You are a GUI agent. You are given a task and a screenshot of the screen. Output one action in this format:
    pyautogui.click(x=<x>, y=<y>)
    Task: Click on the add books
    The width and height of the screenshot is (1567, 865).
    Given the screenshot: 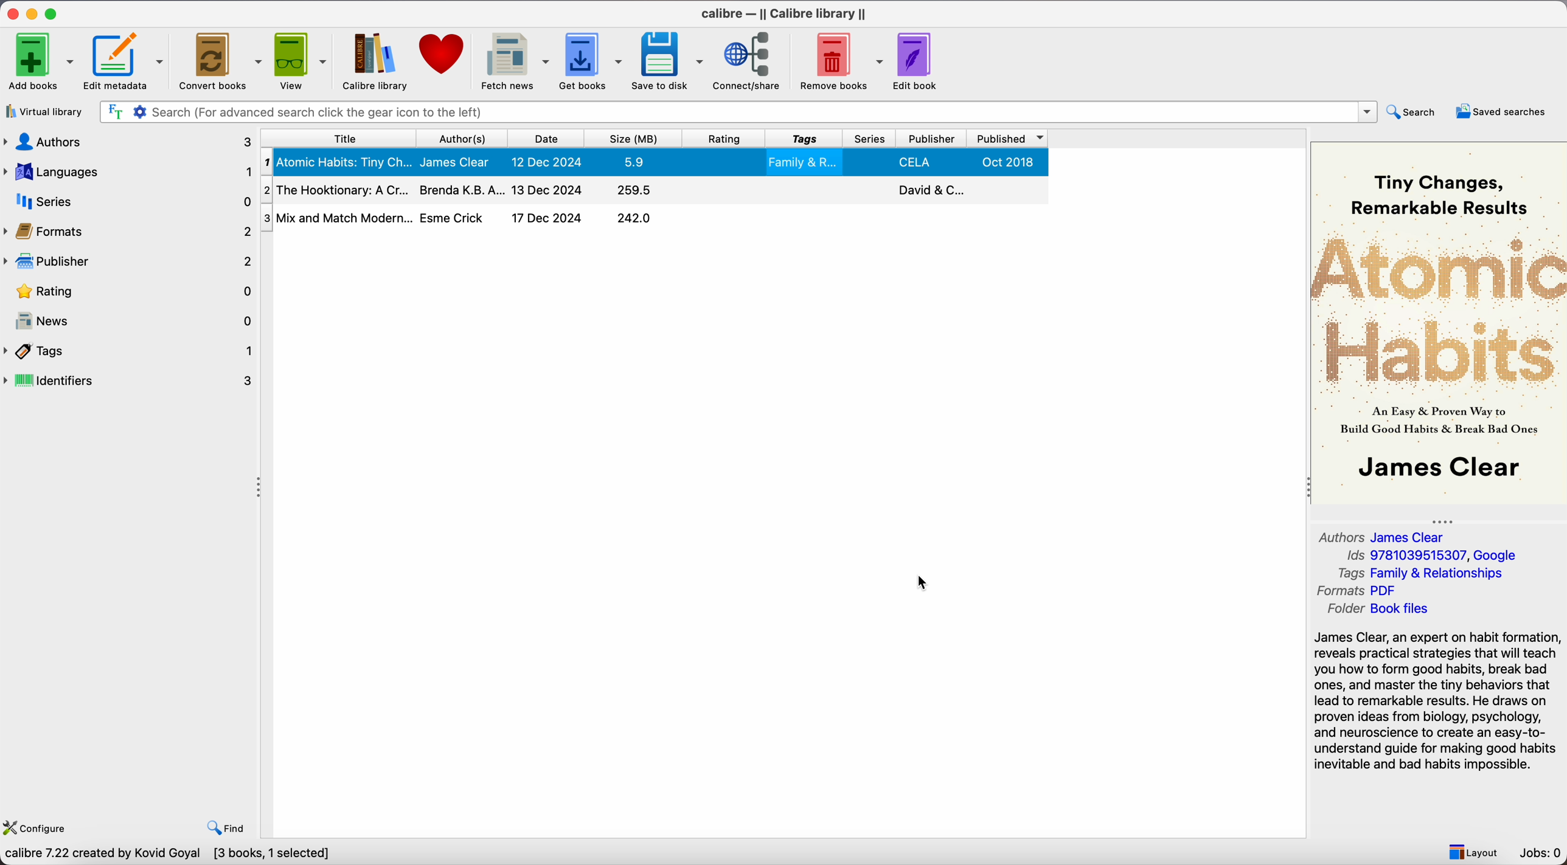 What is the action you would take?
    pyautogui.click(x=39, y=61)
    